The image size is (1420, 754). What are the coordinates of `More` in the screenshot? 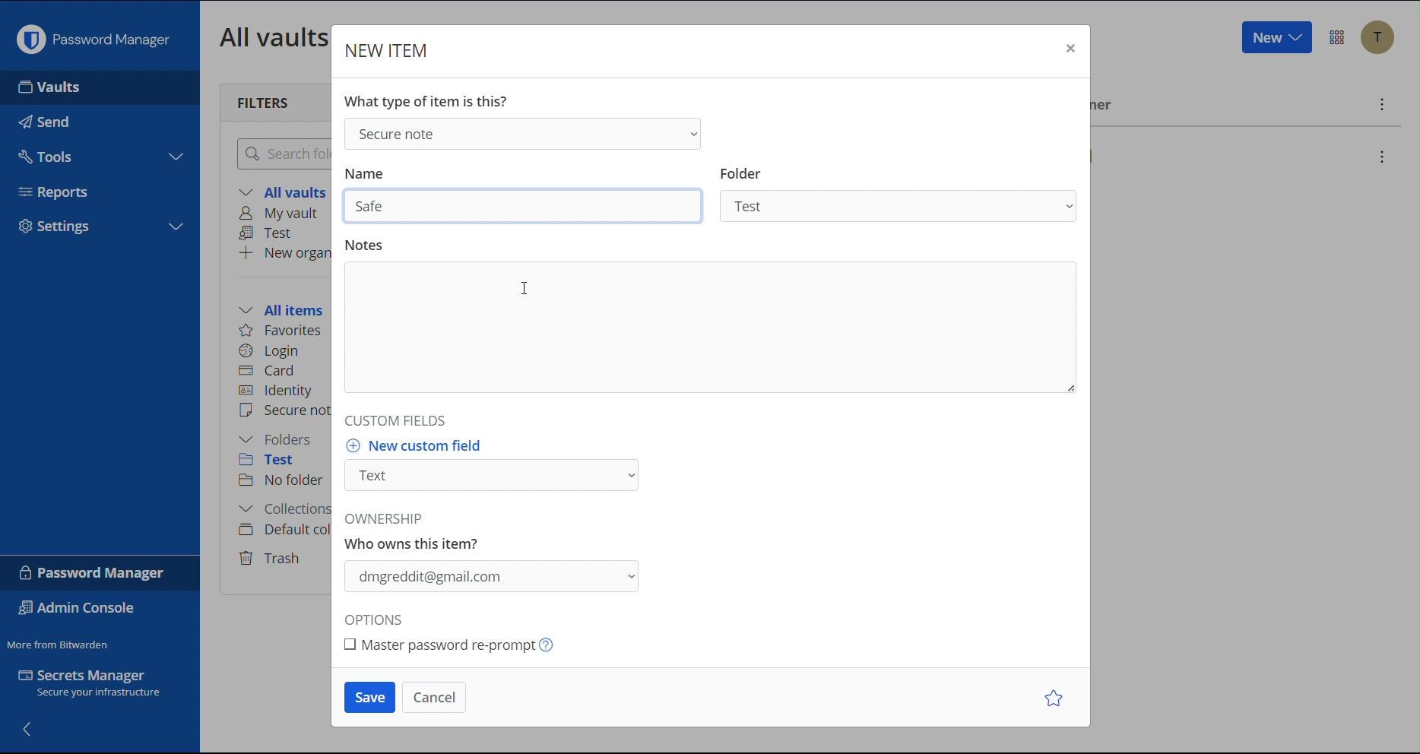 It's located at (1380, 104).